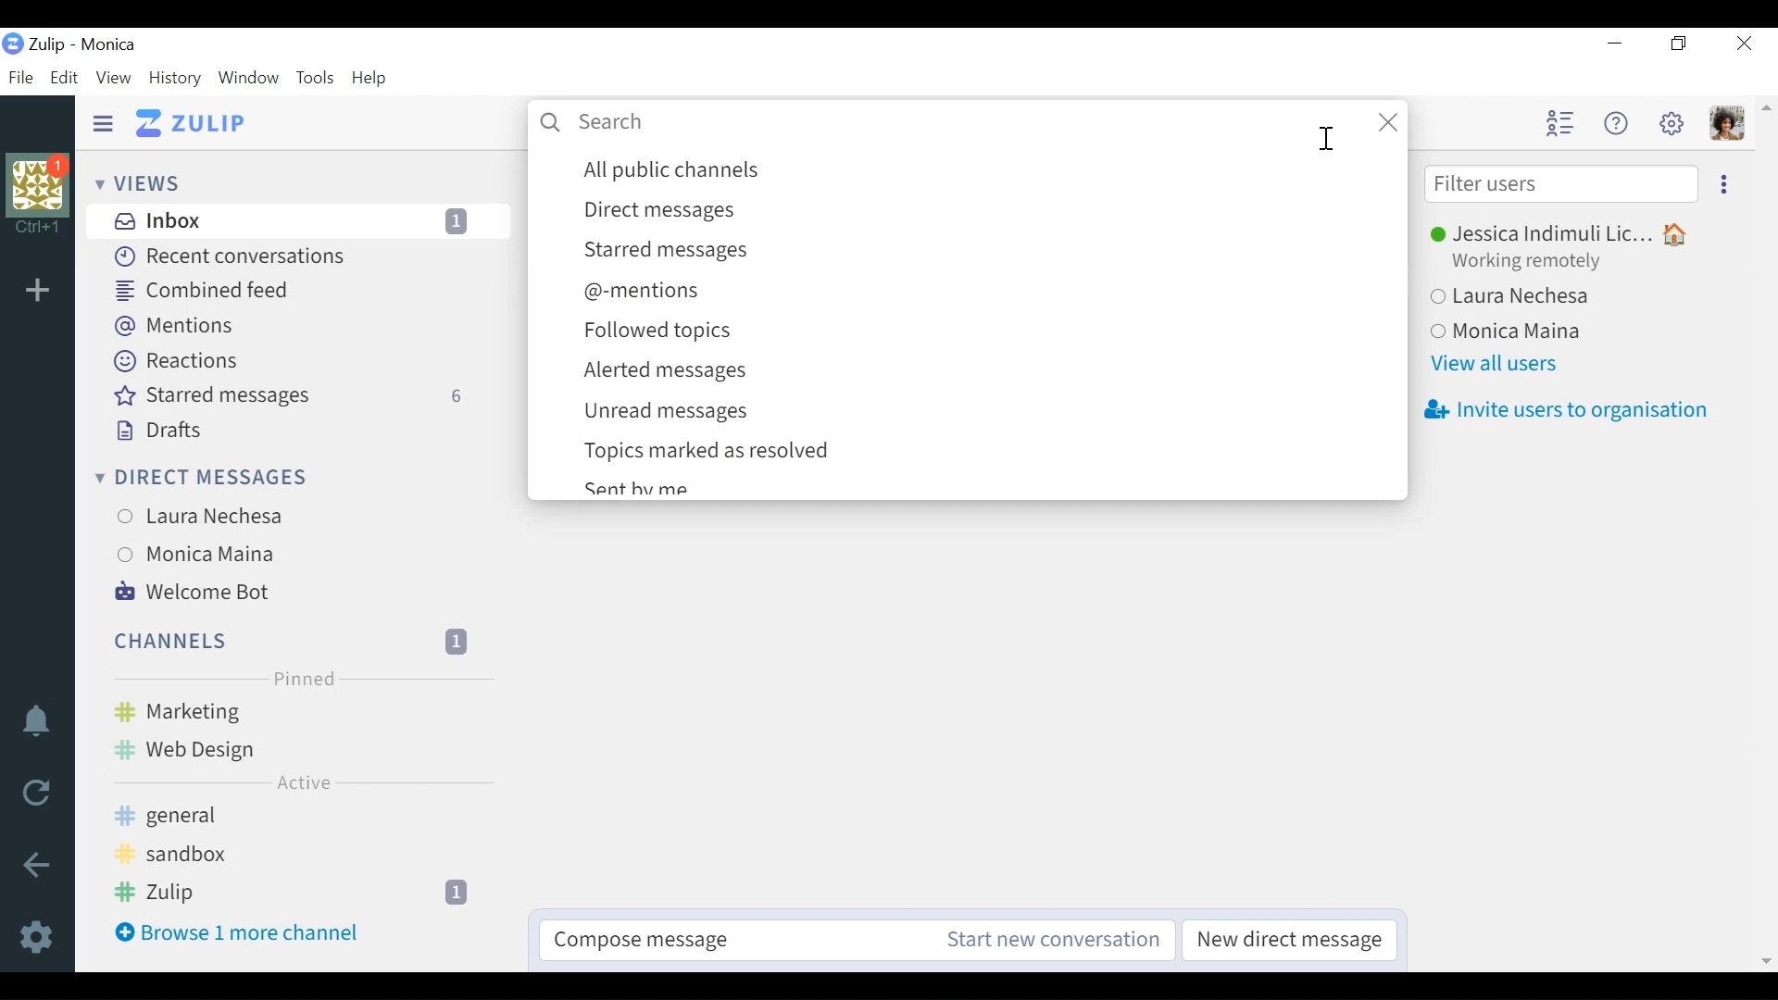  What do you see at coordinates (34, 794) in the screenshot?
I see `Reload` at bounding box center [34, 794].